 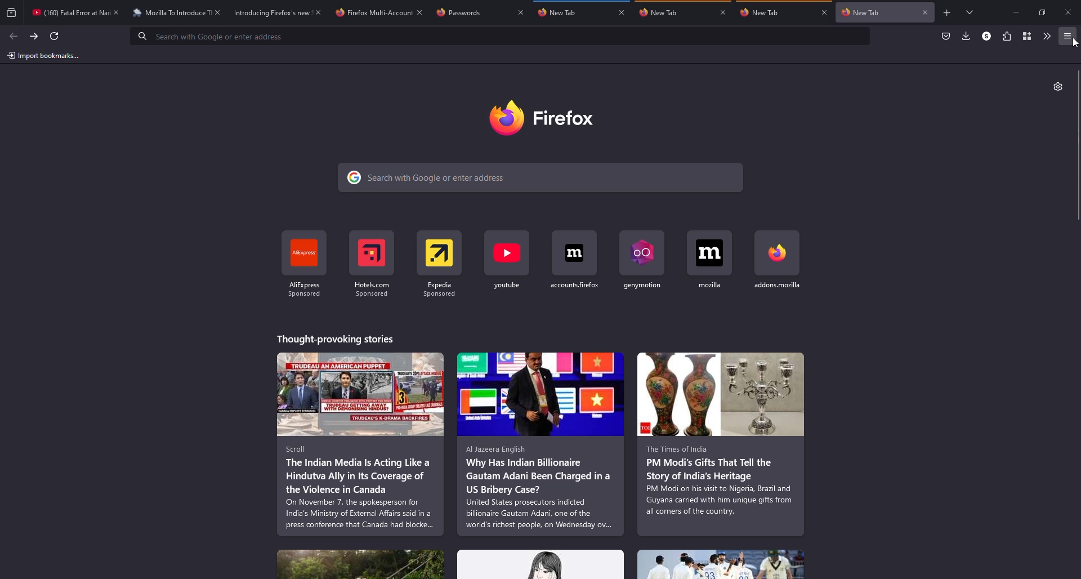 What do you see at coordinates (11, 34) in the screenshot?
I see `back` at bounding box center [11, 34].